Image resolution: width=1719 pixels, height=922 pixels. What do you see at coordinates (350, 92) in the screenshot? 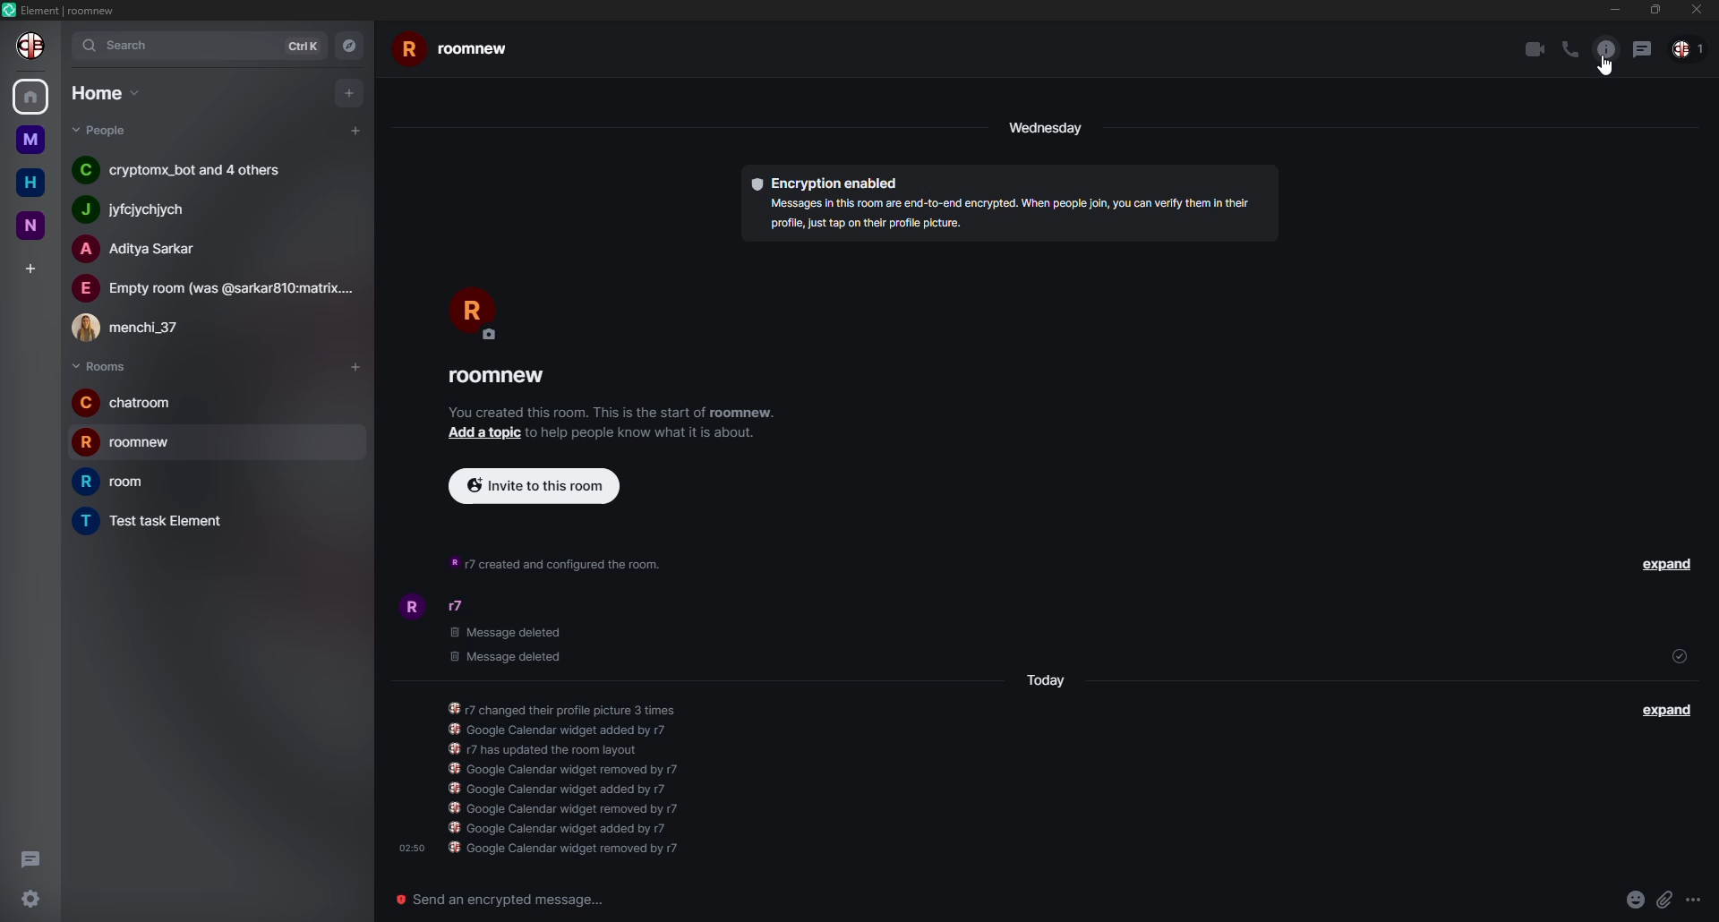
I see `add` at bounding box center [350, 92].